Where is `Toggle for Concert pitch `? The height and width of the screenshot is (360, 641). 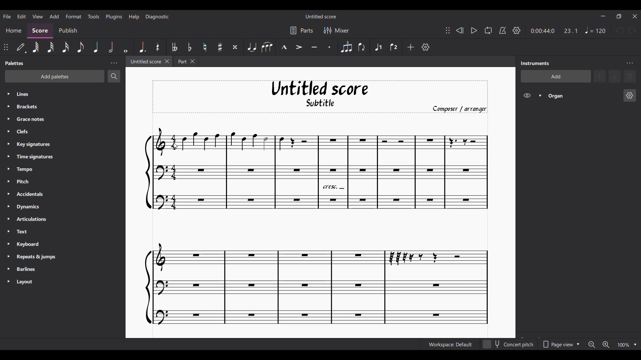
Toggle for Concert pitch  is located at coordinates (508, 344).